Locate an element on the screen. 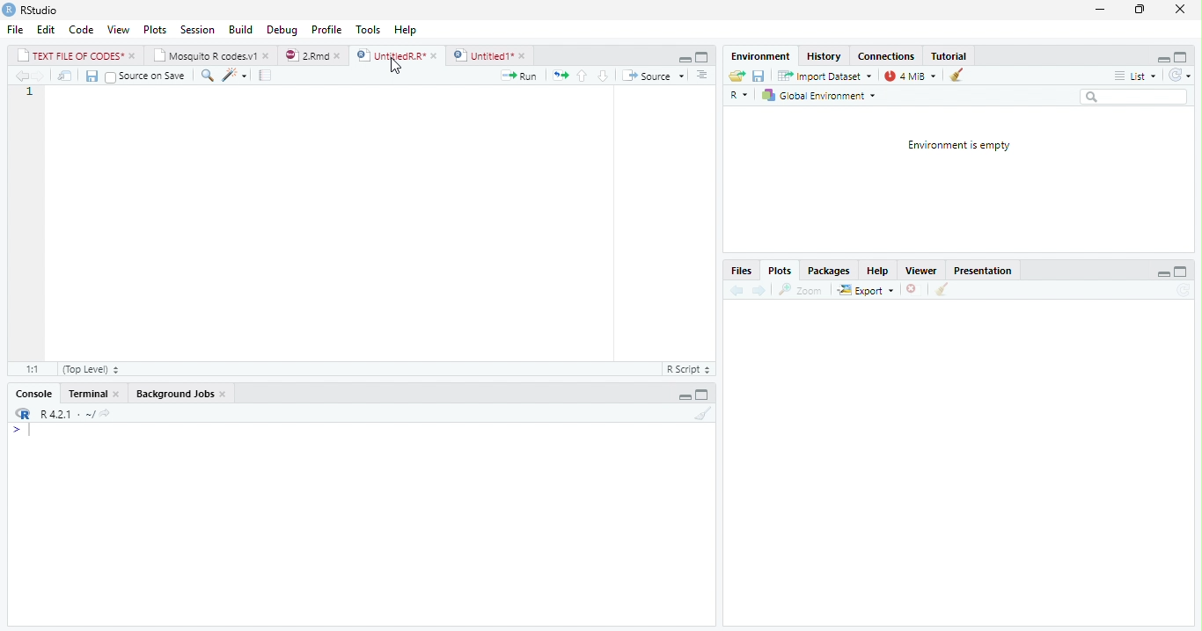 The width and height of the screenshot is (1202, 631). save is located at coordinates (760, 76).